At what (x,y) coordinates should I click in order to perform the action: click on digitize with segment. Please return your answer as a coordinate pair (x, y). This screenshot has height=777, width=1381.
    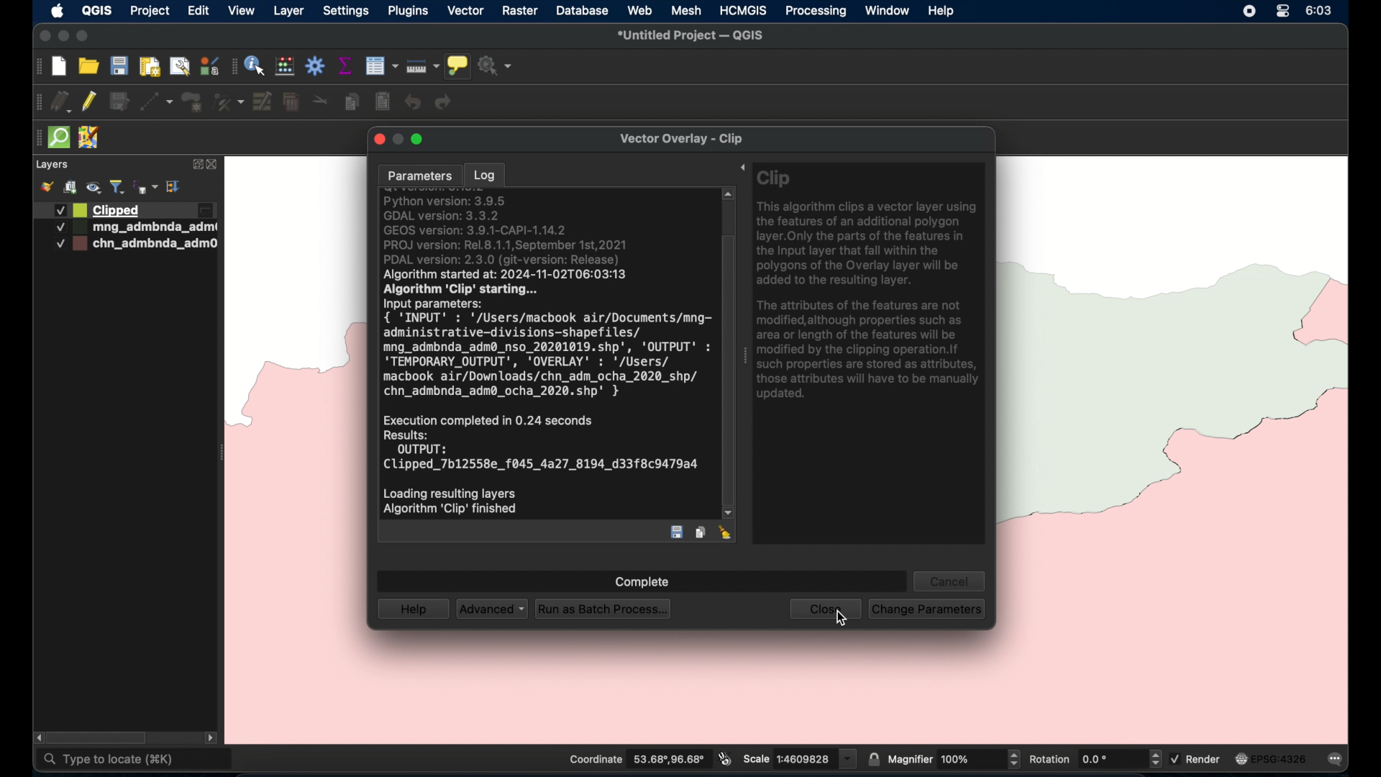
    Looking at the image, I should click on (156, 102).